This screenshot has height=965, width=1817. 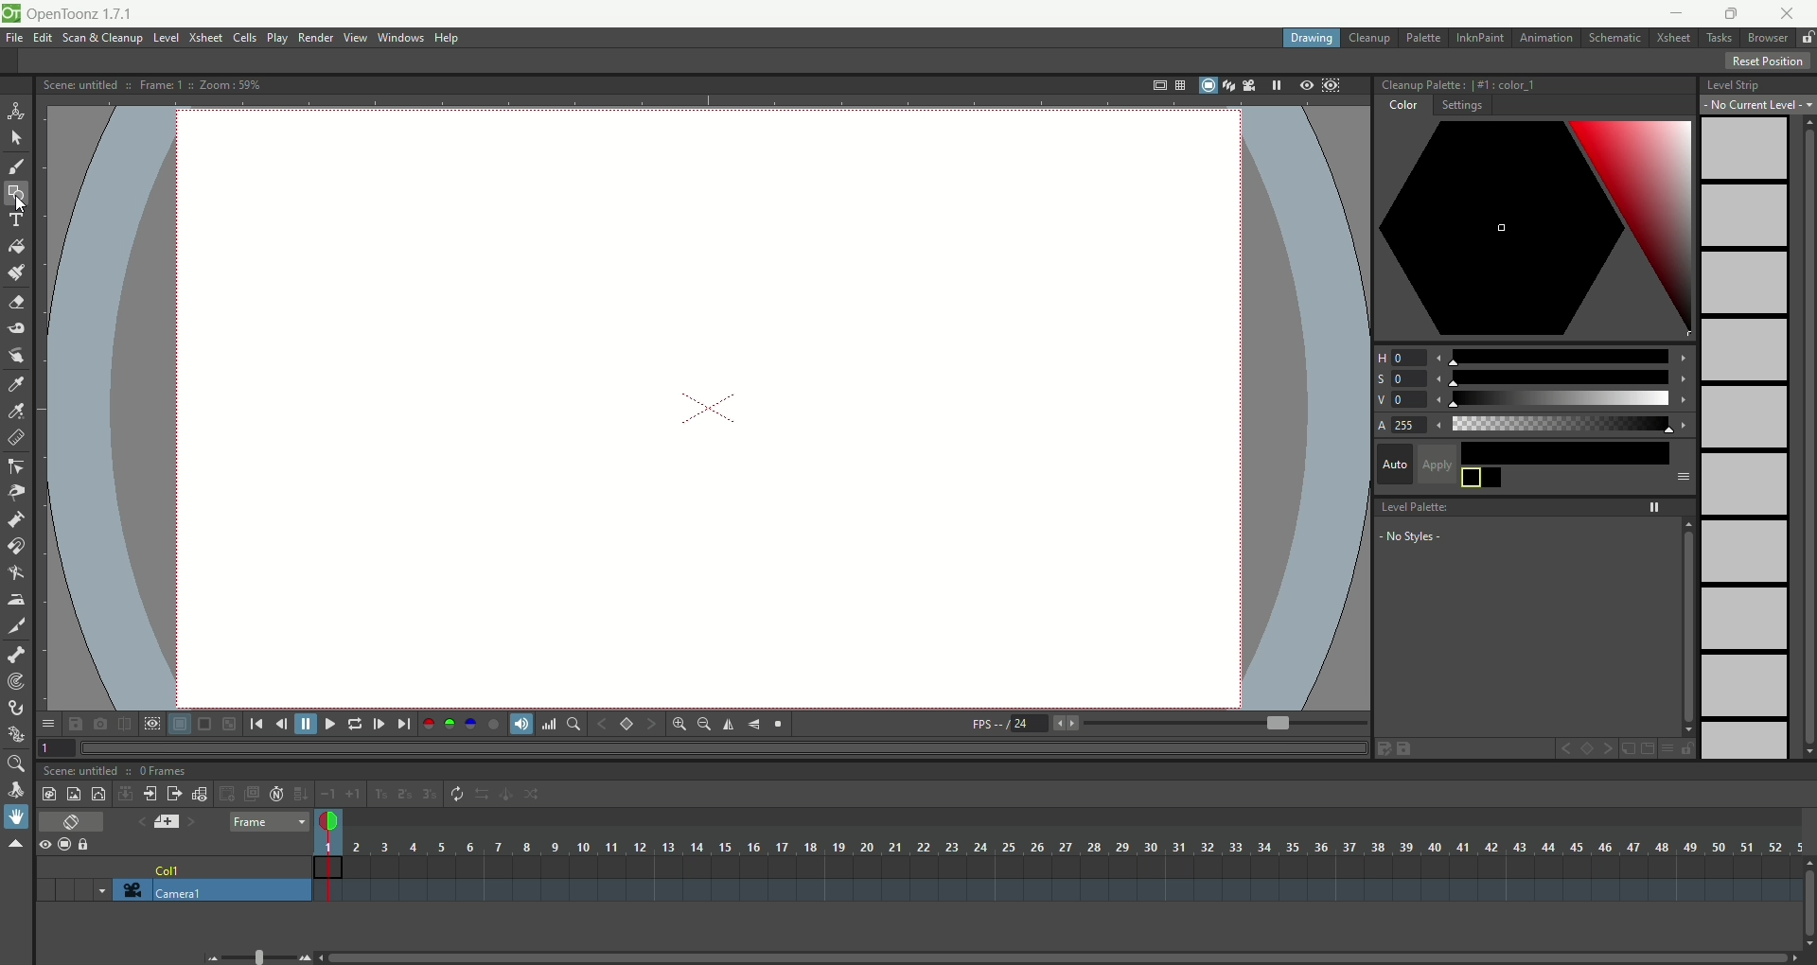 I want to click on add new memo, so click(x=166, y=821).